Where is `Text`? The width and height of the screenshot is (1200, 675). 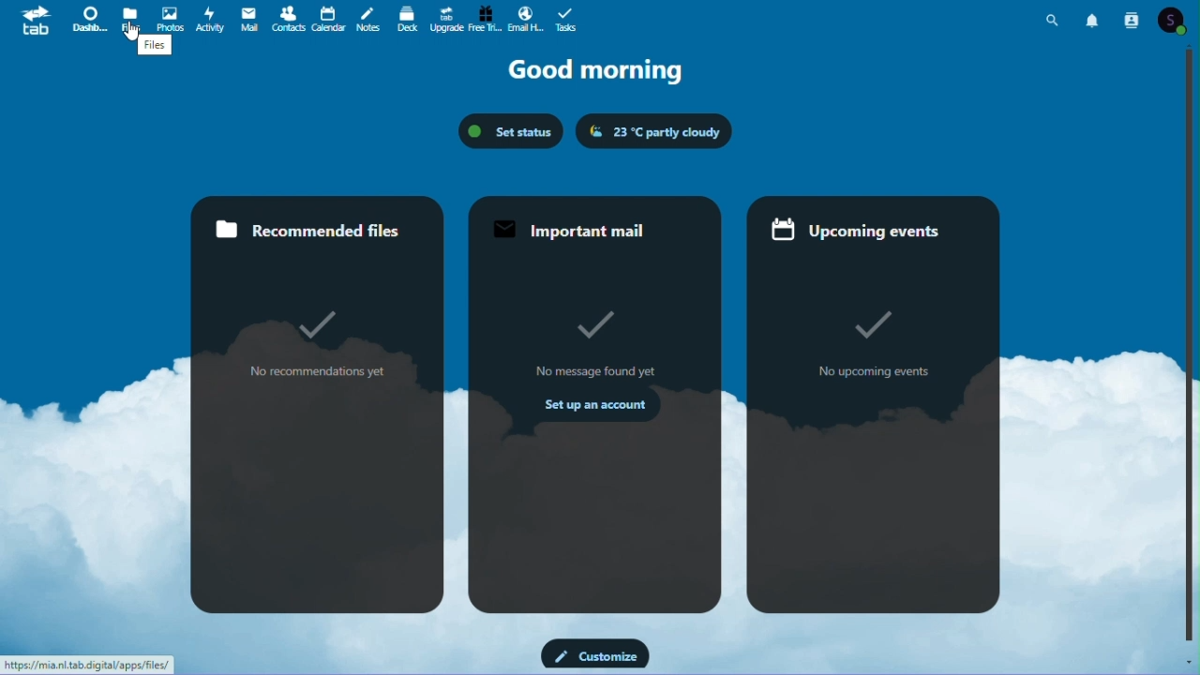
Text is located at coordinates (156, 49).